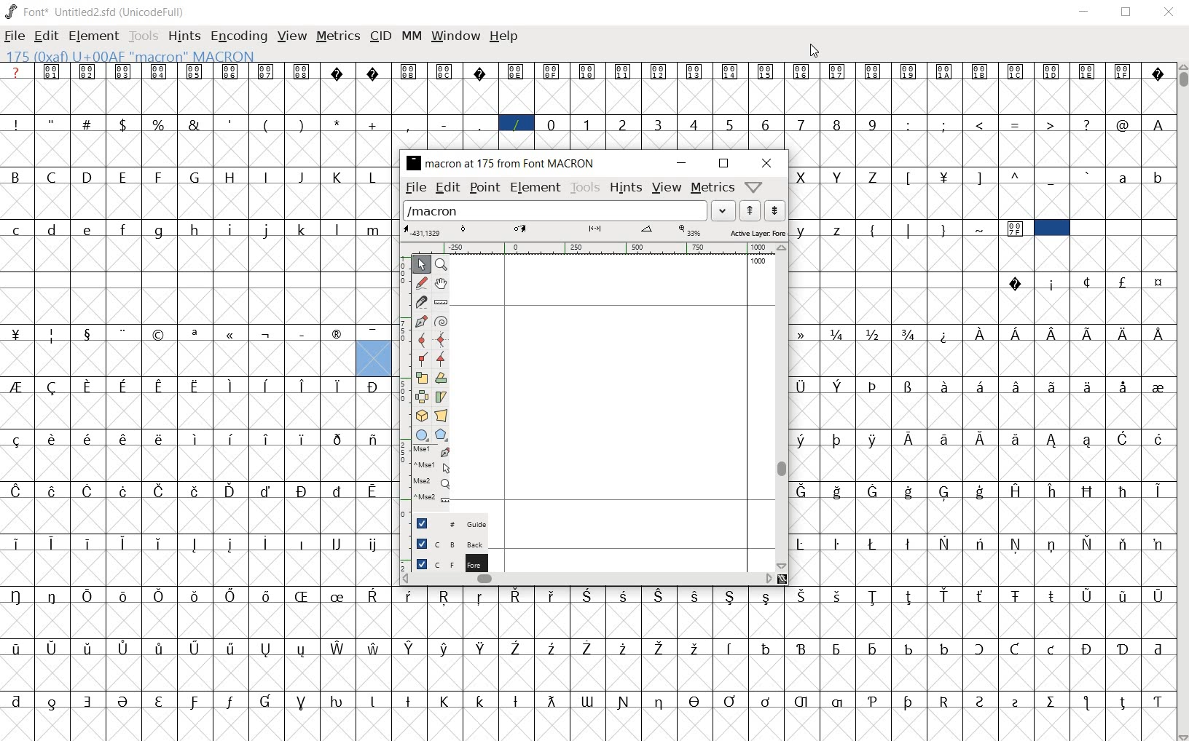 The width and height of the screenshot is (1189, 741). I want to click on Symbol, so click(89, 387).